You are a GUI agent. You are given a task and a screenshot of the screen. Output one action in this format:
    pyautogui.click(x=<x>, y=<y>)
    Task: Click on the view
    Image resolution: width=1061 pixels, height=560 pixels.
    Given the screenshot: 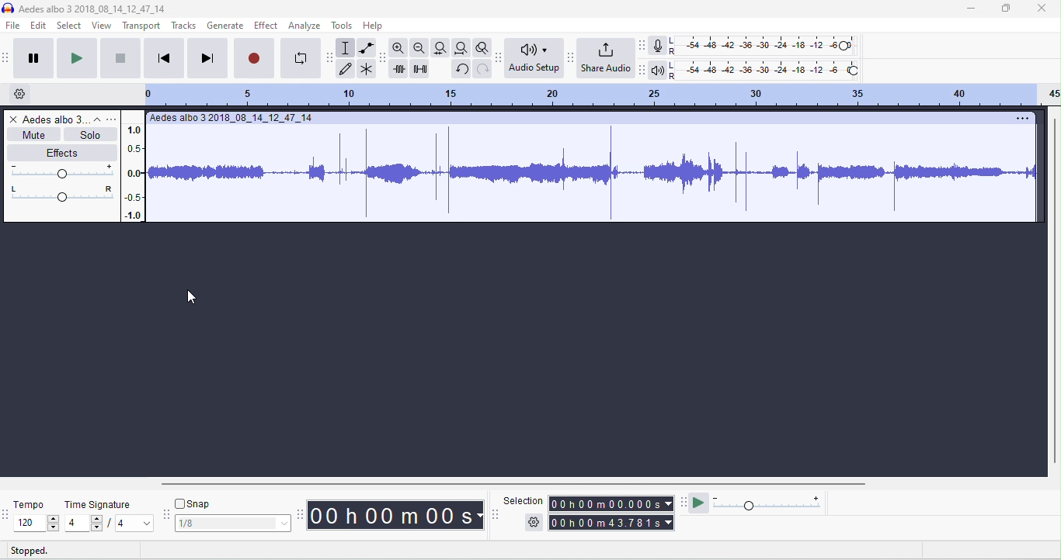 What is the action you would take?
    pyautogui.click(x=102, y=26)
    